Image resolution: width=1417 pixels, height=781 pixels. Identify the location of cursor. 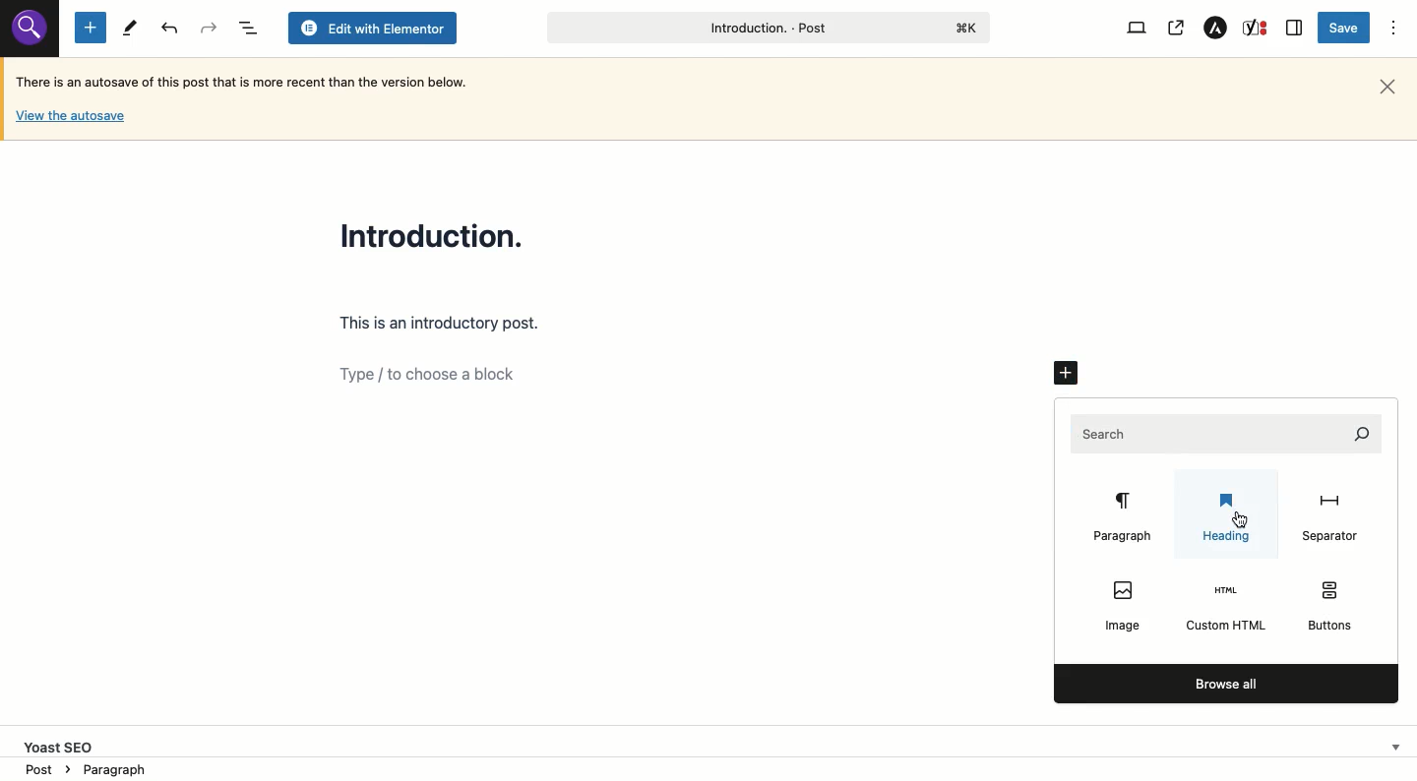
(1240, 519).